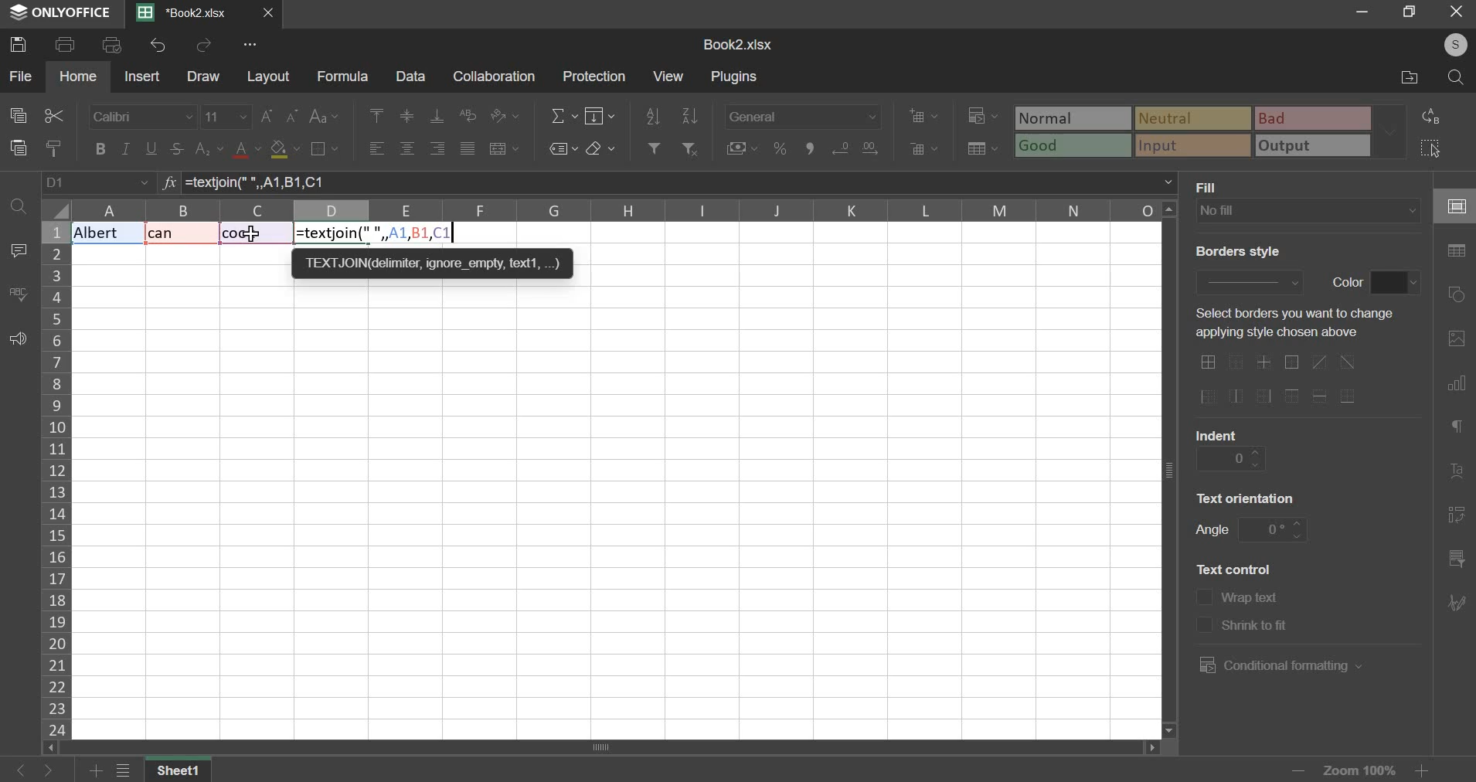 This screenshot has height=782, width=1476. What do you see at coordinates (60, 770) in the screenshot?
I see `go forward` at bounding box center [60, 770].